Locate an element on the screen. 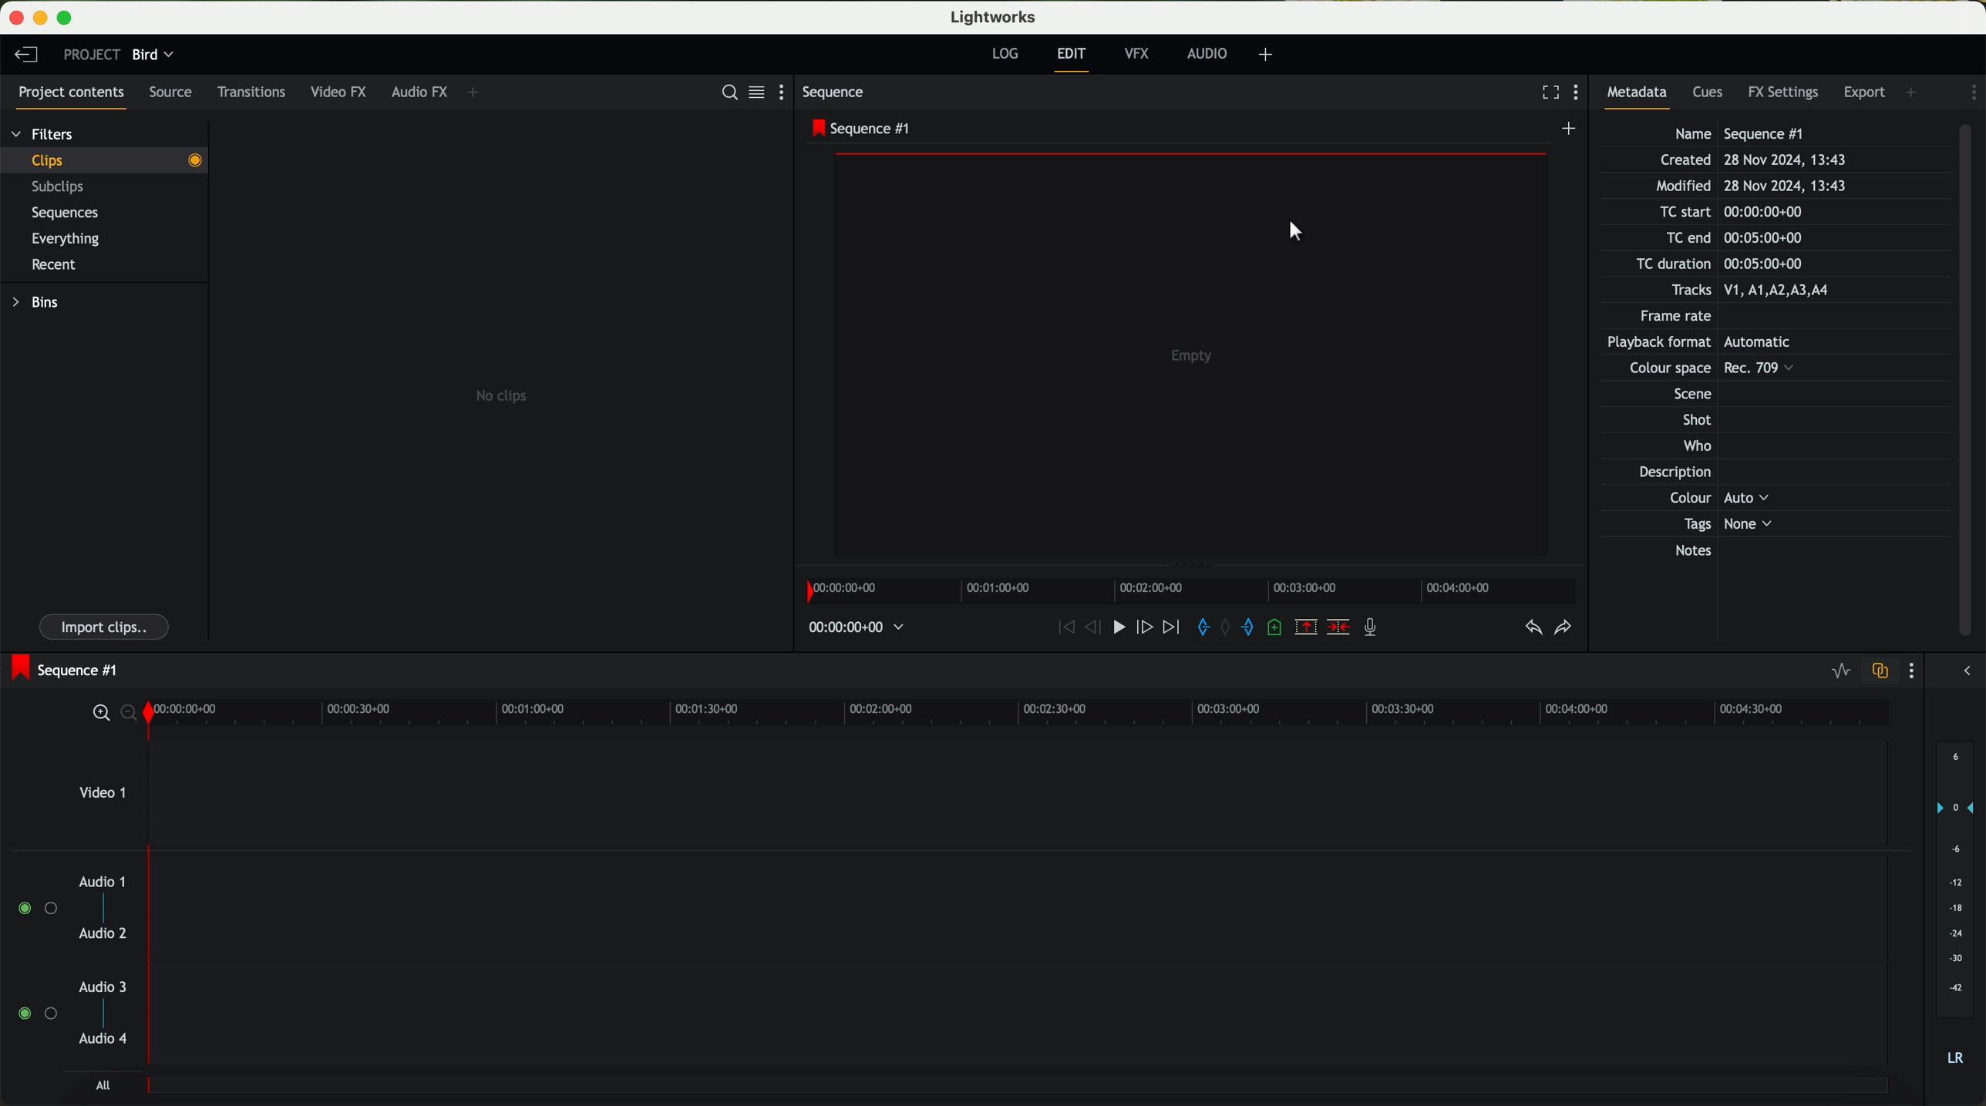 This screenshot has height=1106, width=1986. minimize is located at coordinates (40, 16).